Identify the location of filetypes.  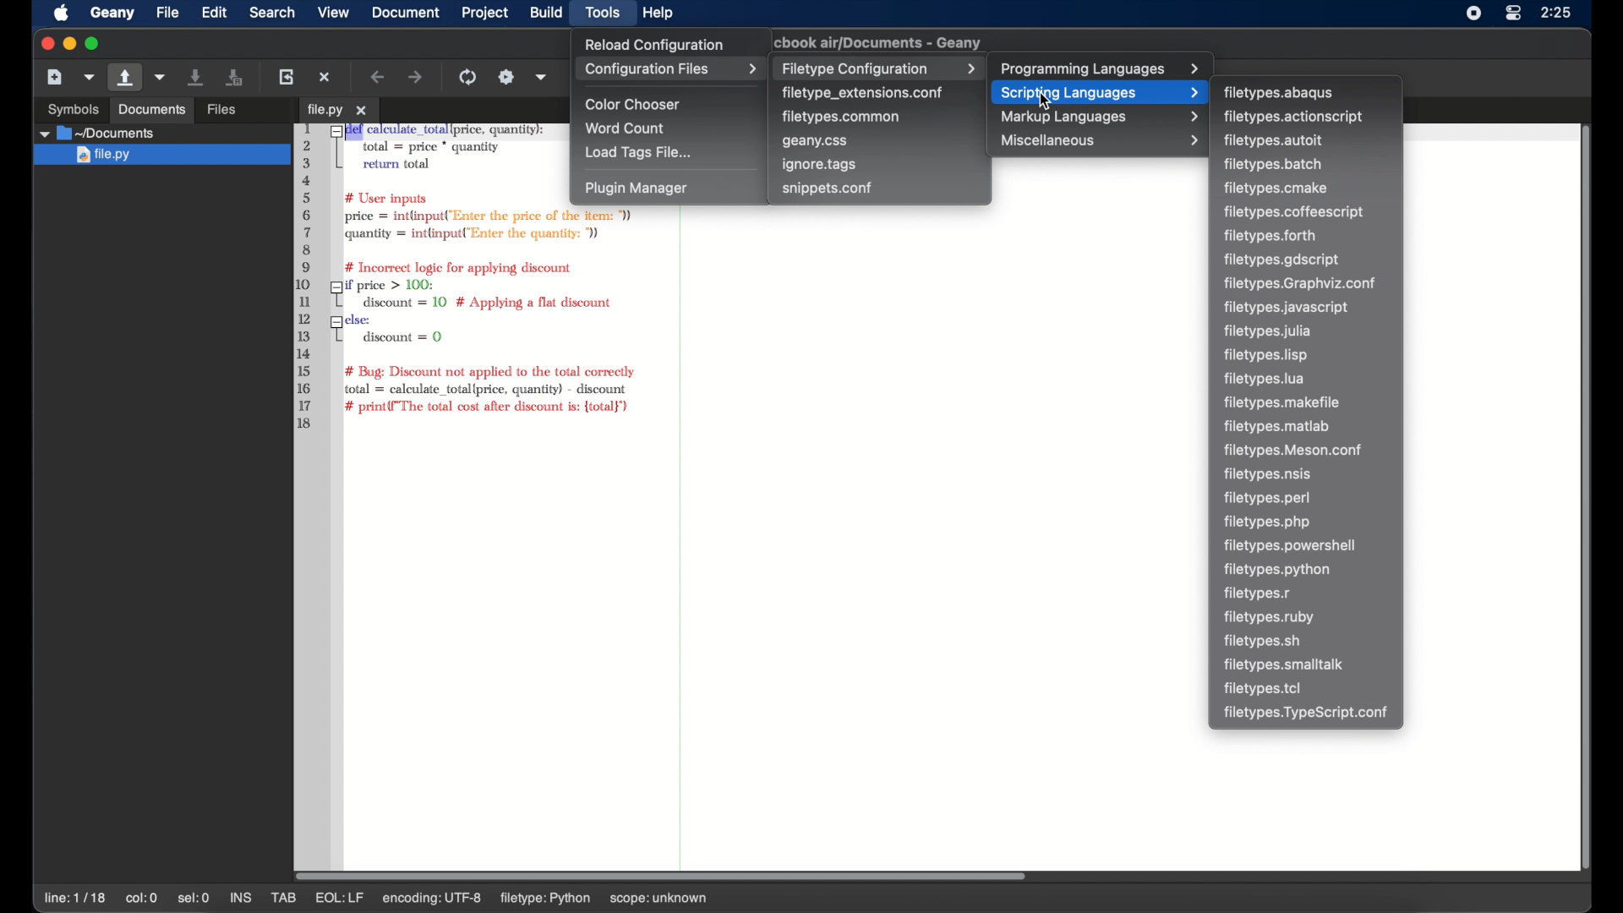
(1267, 355).